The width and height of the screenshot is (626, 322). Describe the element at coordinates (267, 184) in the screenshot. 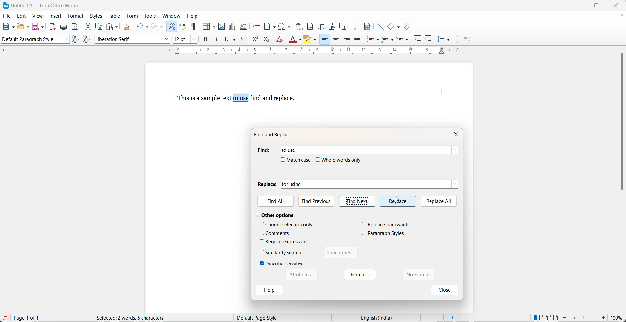

I see `replace heading` at that location.